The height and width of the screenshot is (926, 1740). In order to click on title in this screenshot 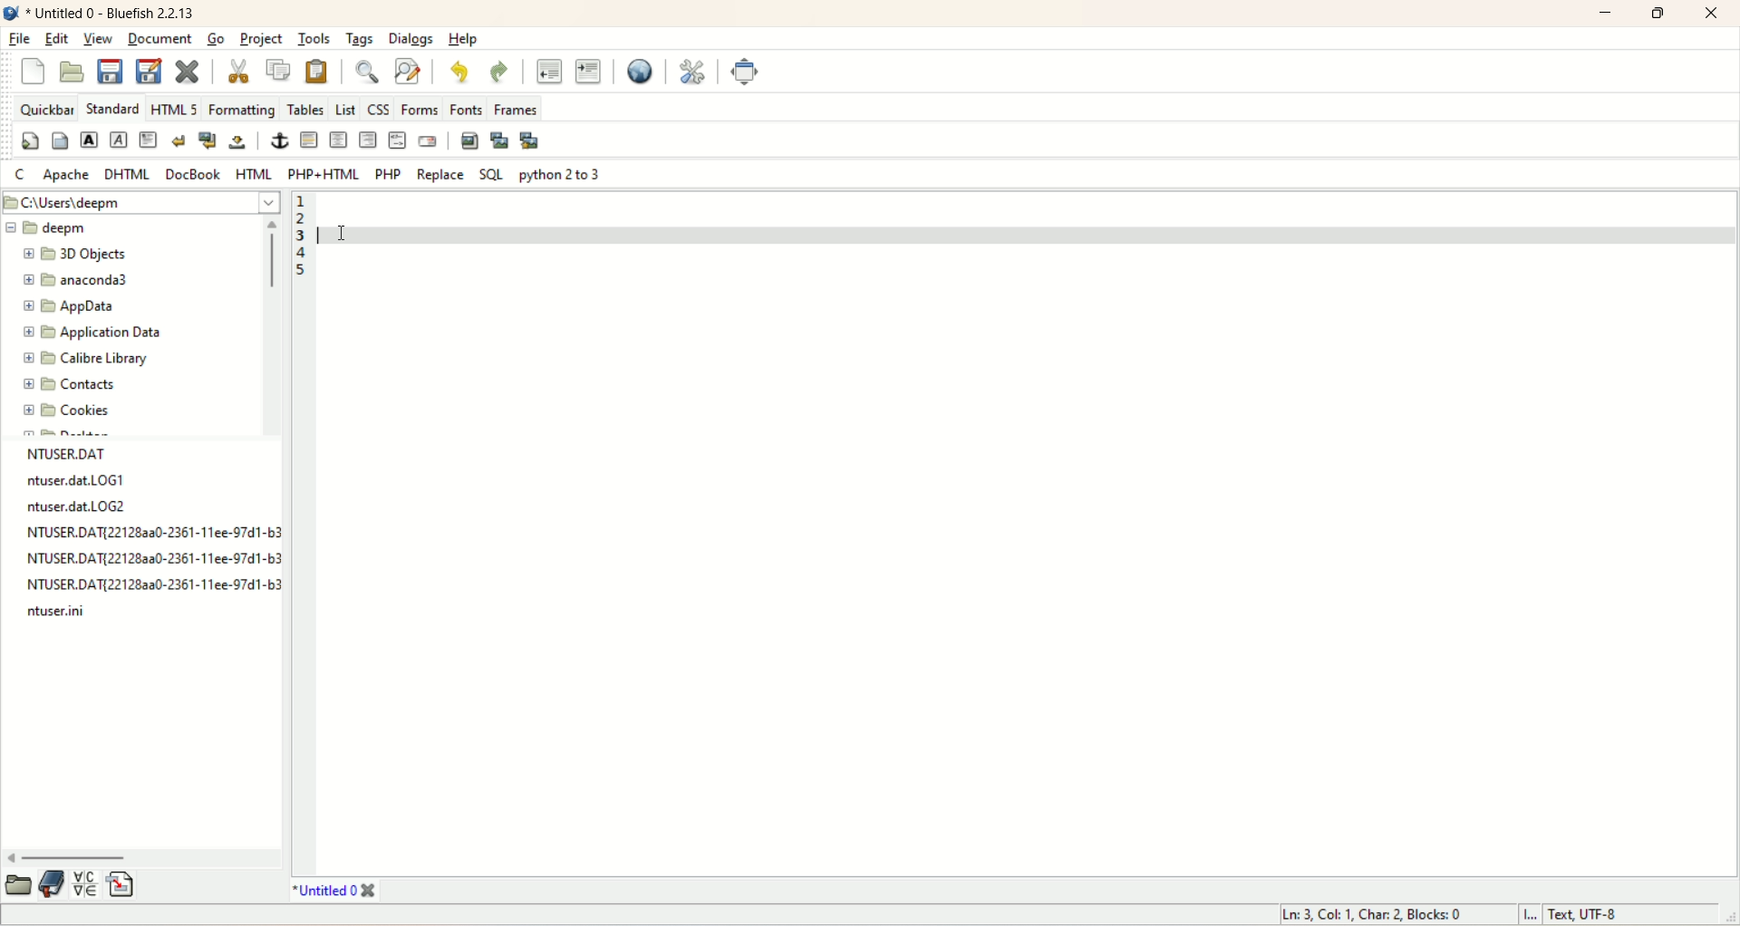, I will do `click(331, 892)`.